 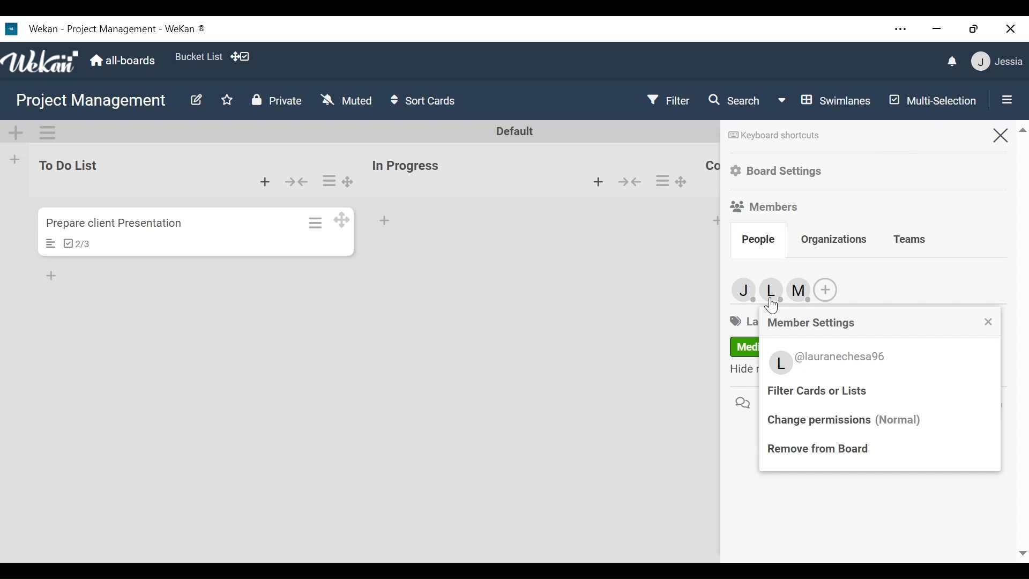 What do you see at coordinates (684, 182) in the screenshot?
I see `Desktop drag handle` at bounding box center [684, 182].